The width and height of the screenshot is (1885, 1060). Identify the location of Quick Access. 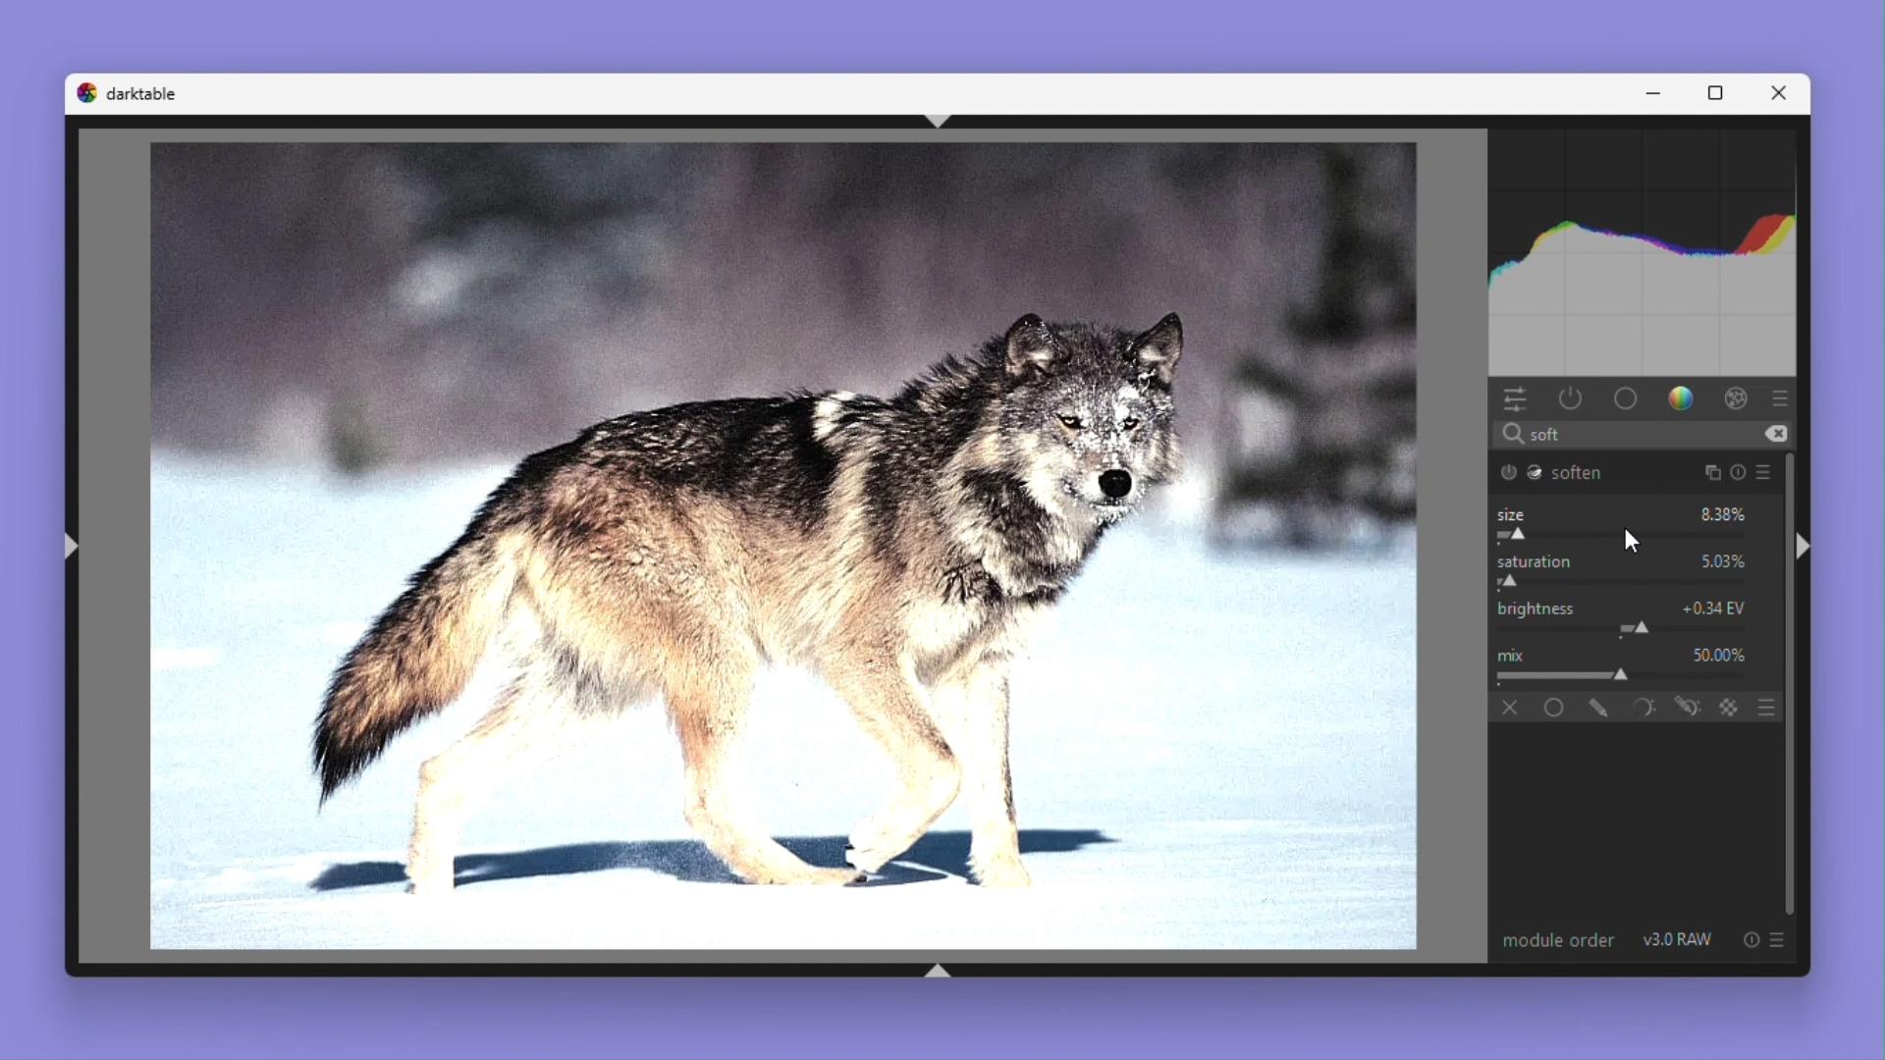
(1515, 399).